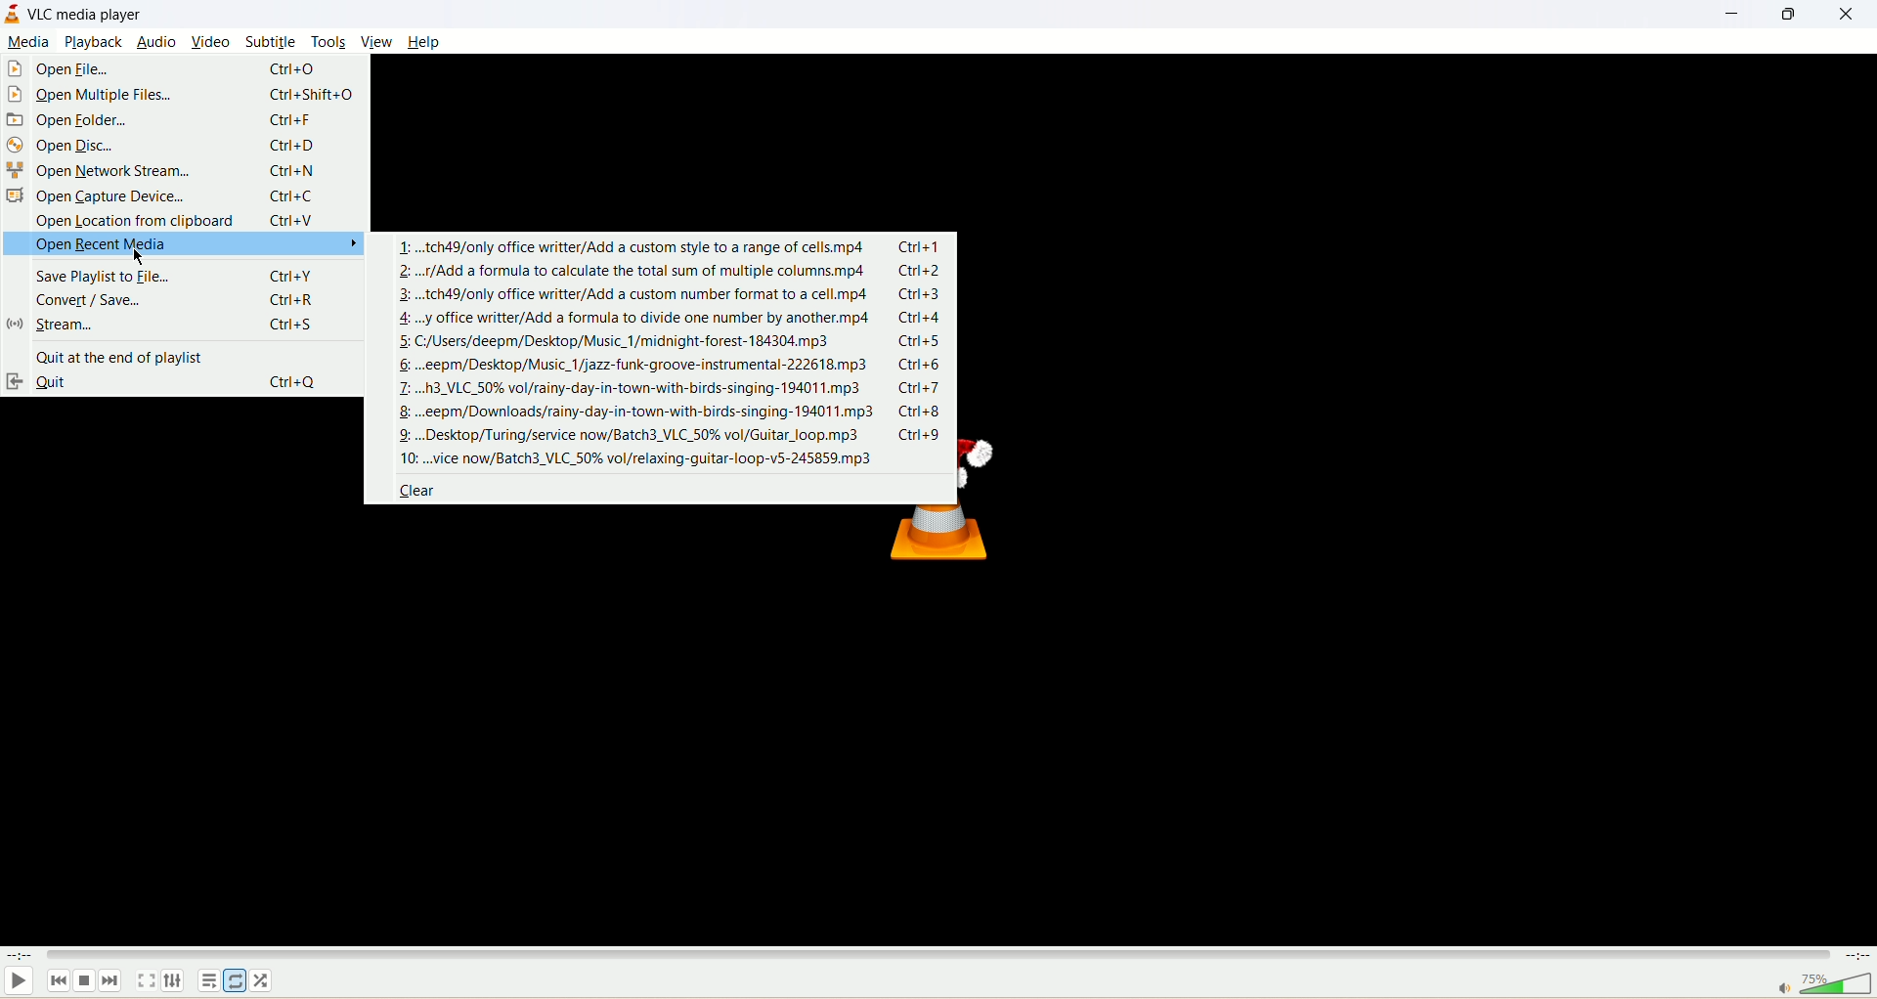 The image size is (1877, 999). Describe the element at coordinates (124, 275) in the screenshot. I see `save playlist to file...` at that location.